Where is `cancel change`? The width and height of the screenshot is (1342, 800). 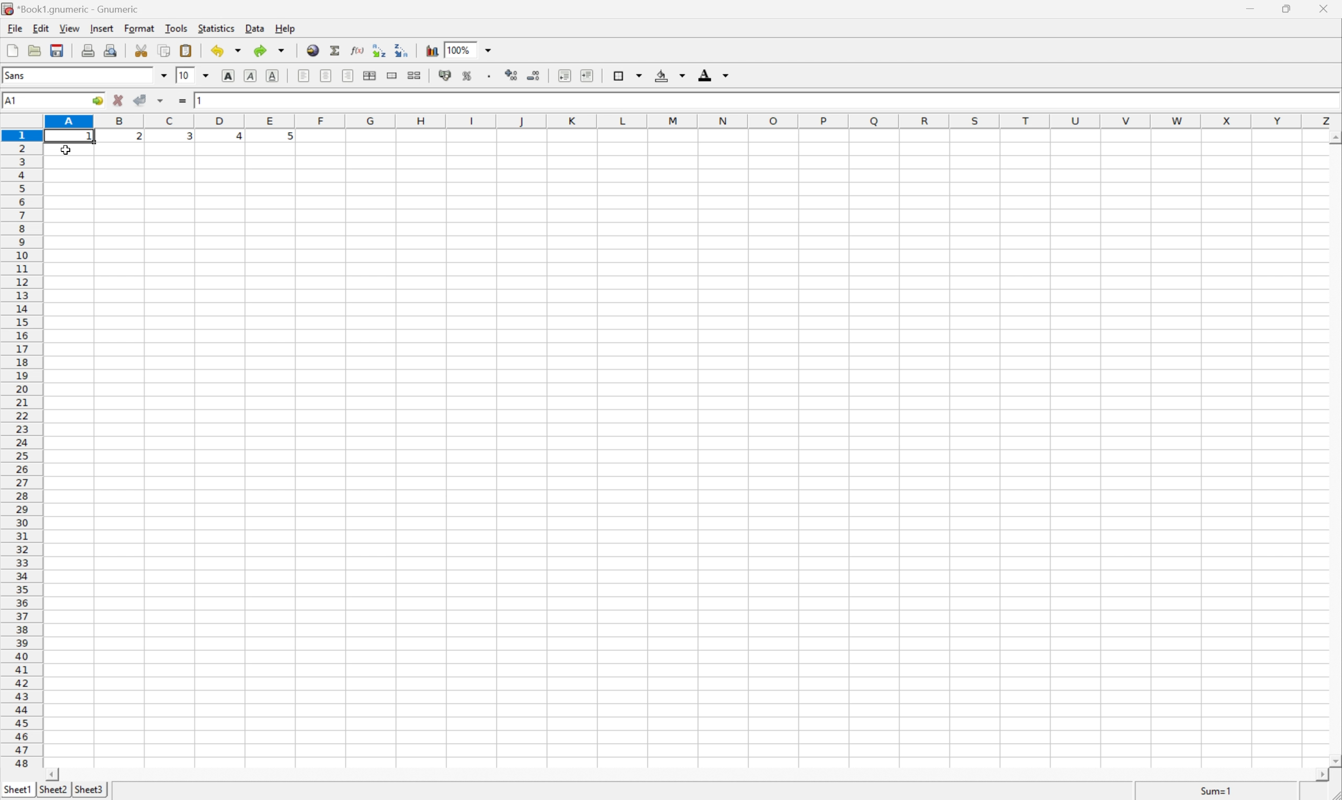
cancel change is located at coordinates (119, 101).